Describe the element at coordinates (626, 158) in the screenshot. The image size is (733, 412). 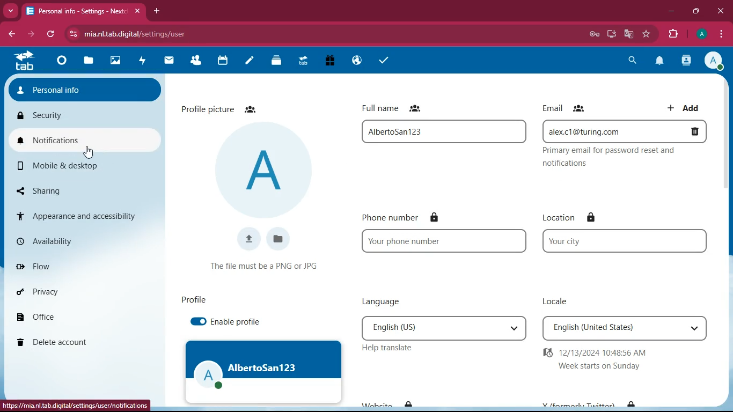
I see `Privacy email for password reset and notifications` at that location.